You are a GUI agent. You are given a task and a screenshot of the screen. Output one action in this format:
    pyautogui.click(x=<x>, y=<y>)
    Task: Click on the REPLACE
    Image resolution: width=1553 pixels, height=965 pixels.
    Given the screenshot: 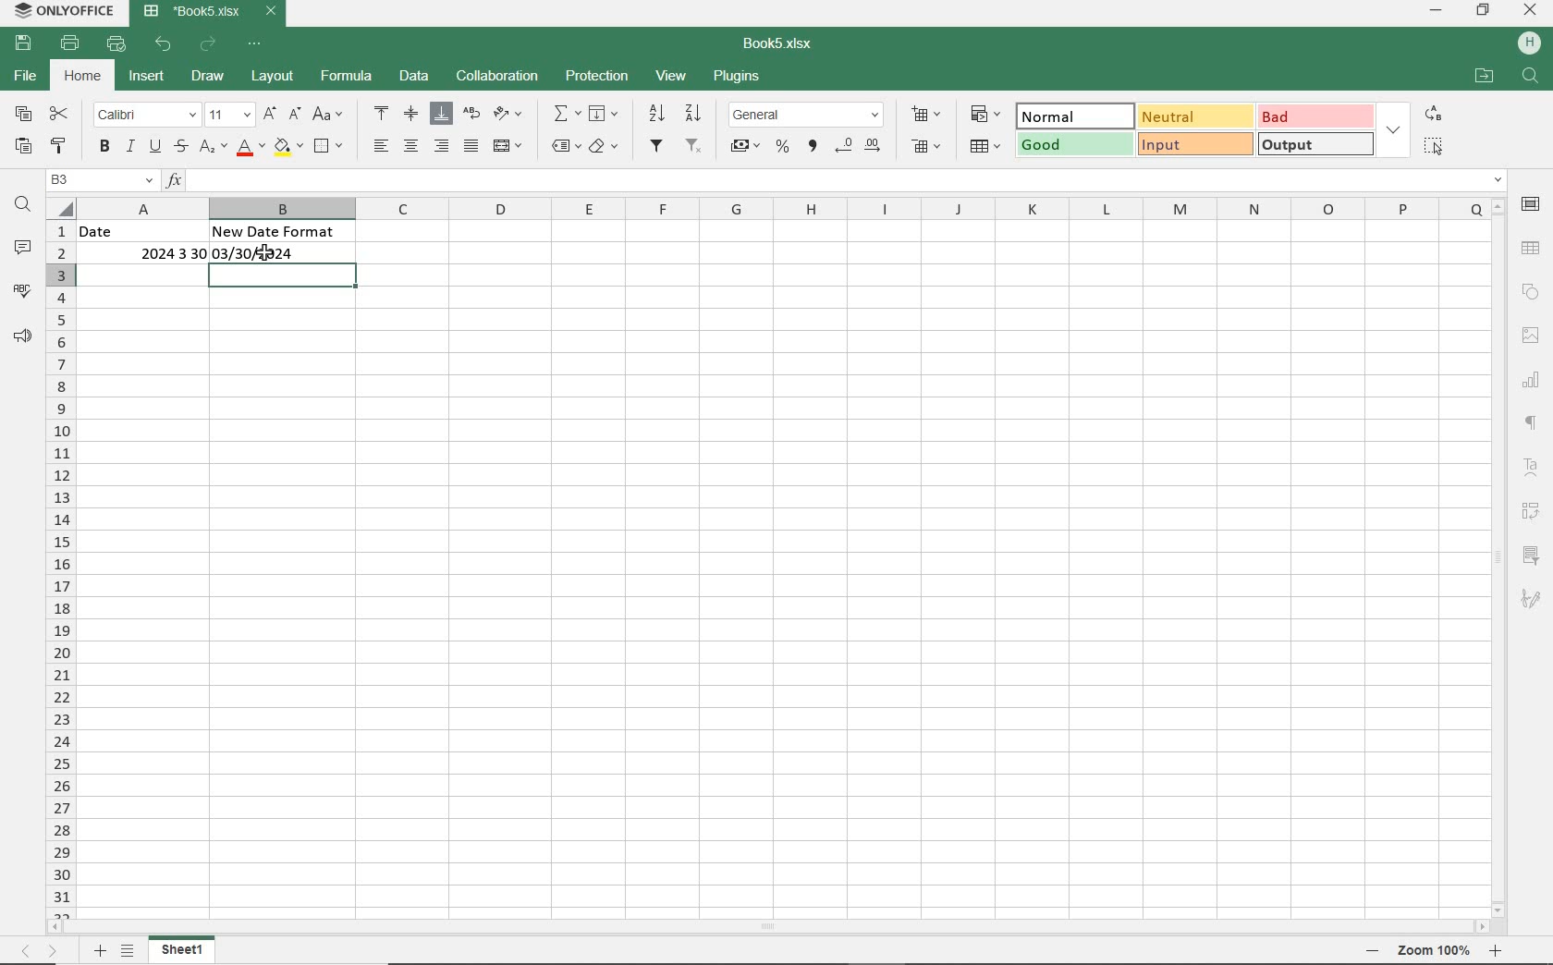 What is the action you would take?
    pyautogui.click(x=1433, y=115)
    